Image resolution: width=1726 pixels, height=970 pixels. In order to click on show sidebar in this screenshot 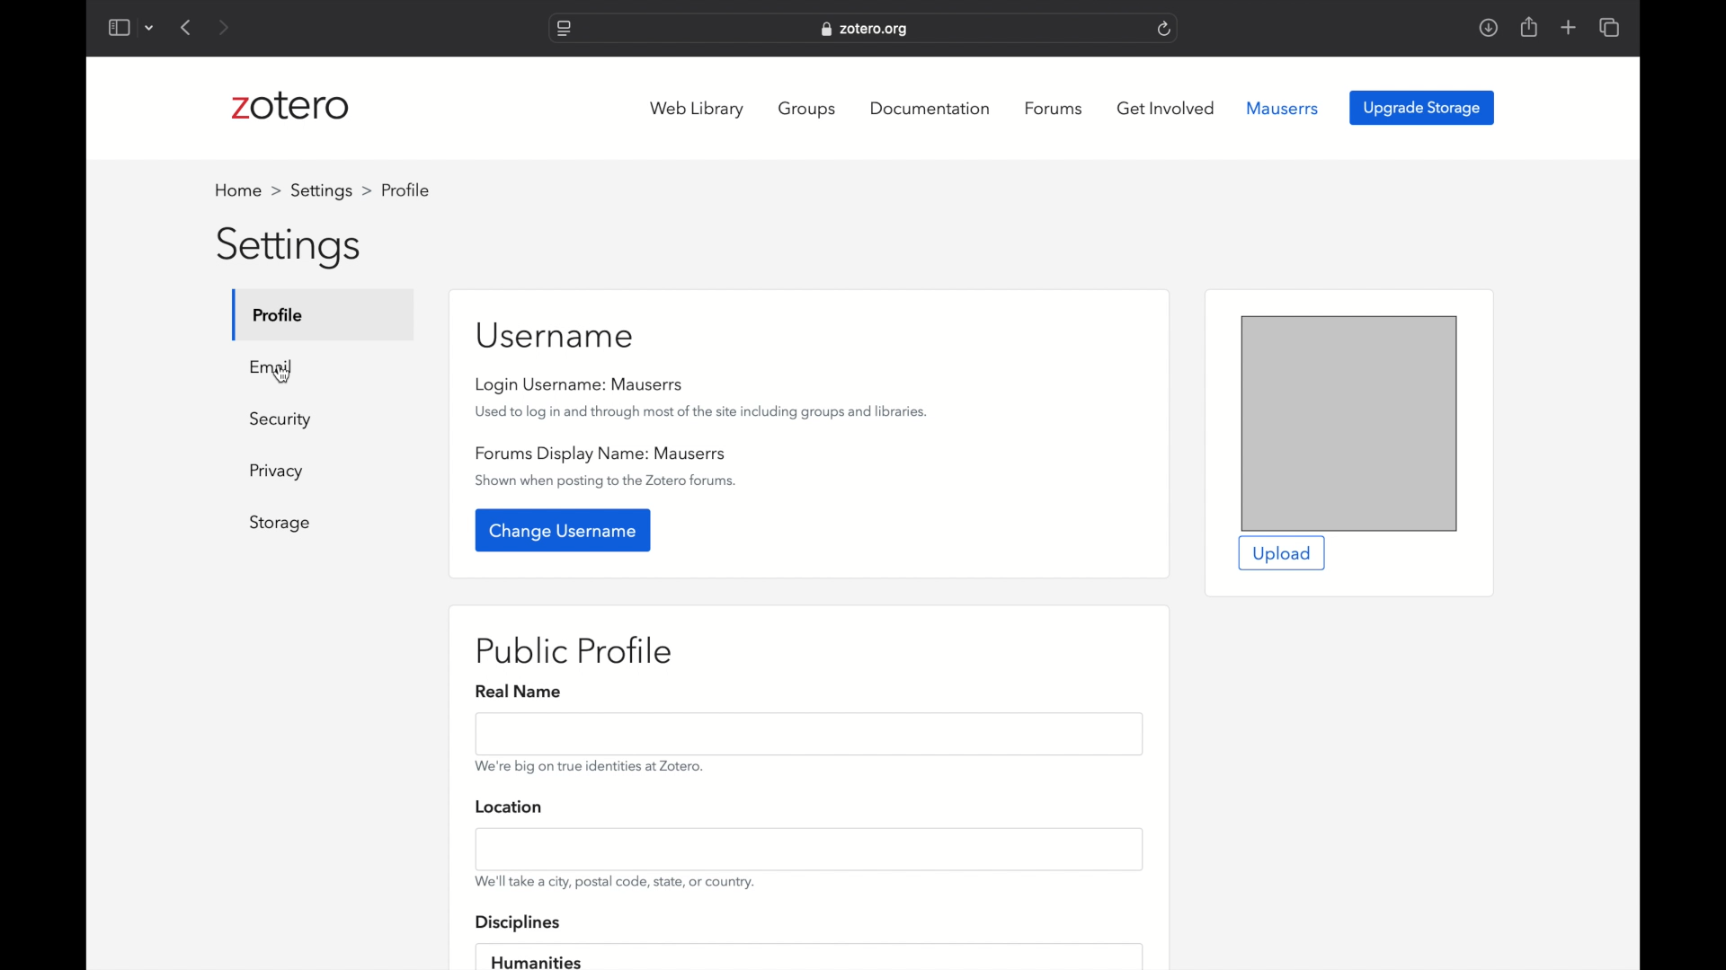, I will do `click(118, 27)`.